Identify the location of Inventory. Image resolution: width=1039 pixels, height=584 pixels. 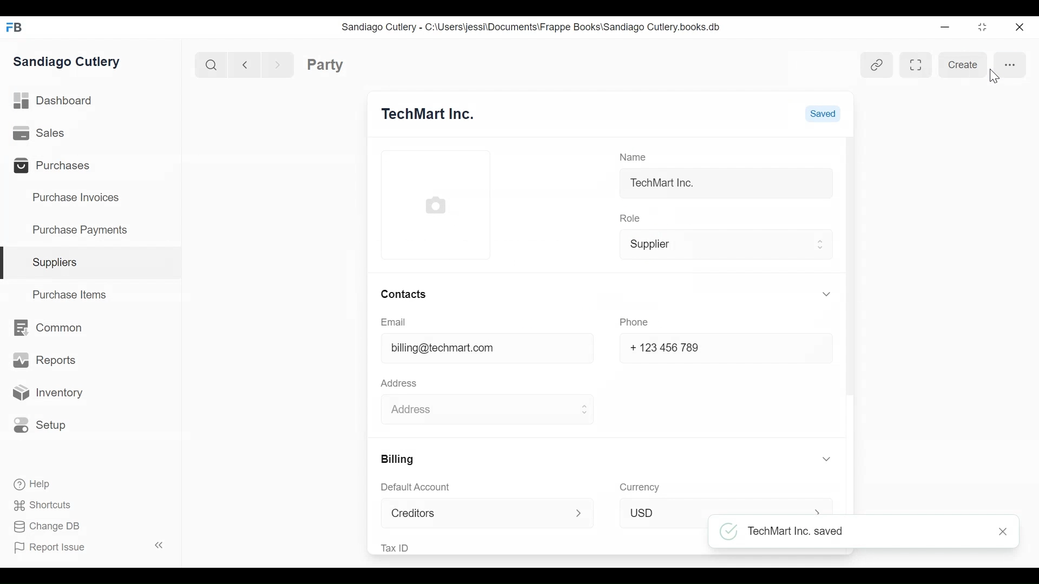
(52, 393).